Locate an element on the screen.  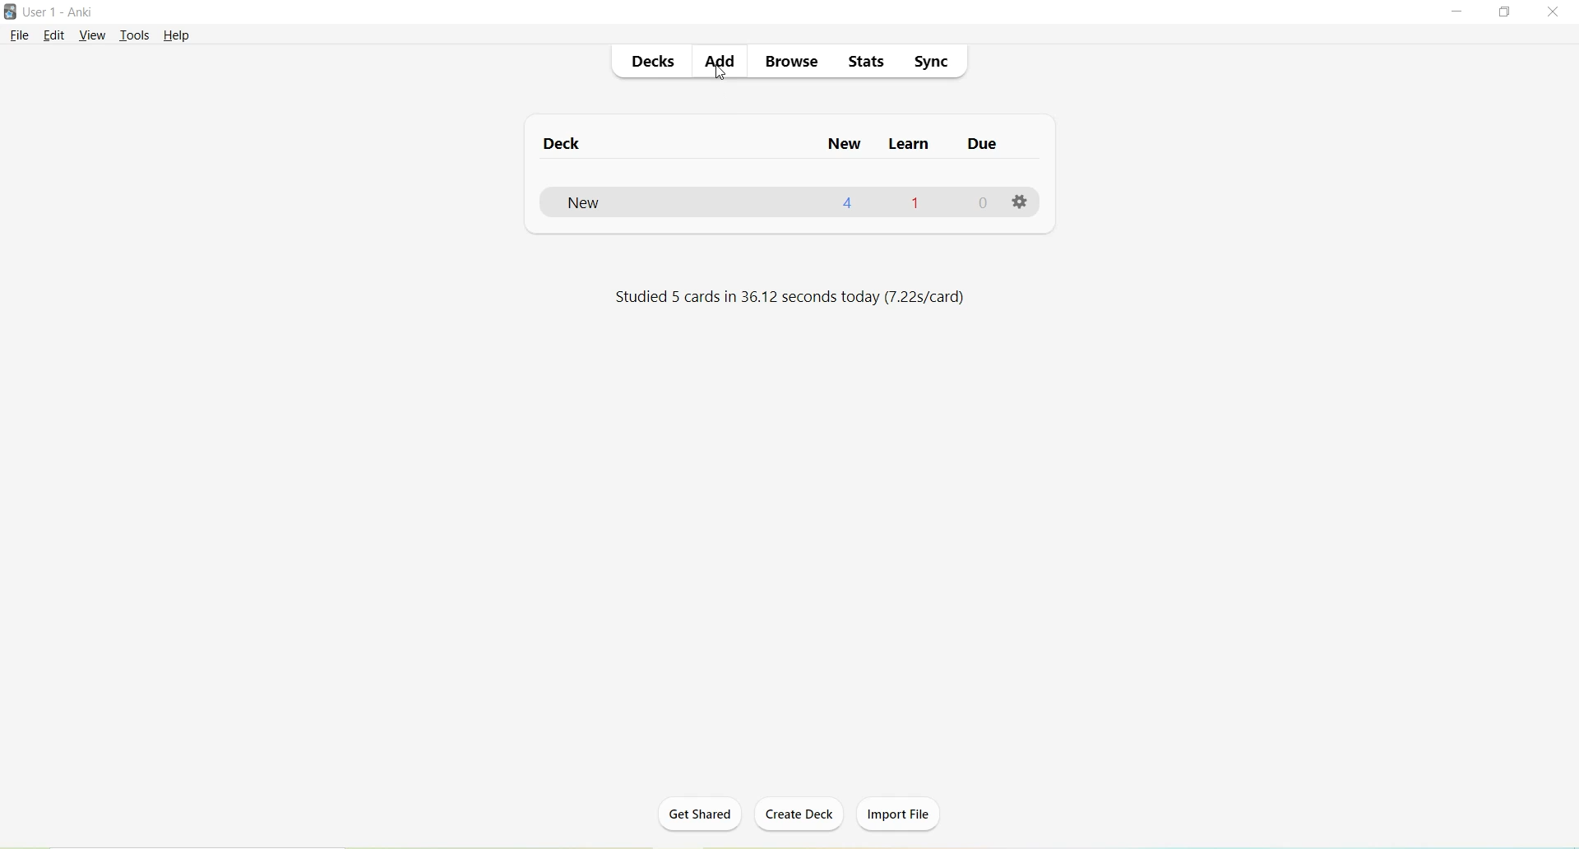
cursor is located at coordinates (721, 72).